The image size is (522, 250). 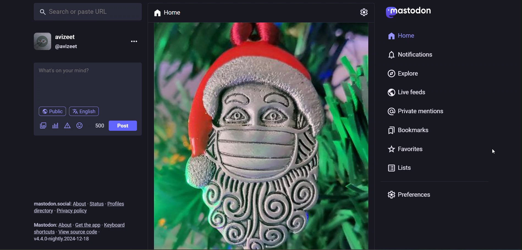 I want to click on whats on your mind, so click(x=88, y=82).